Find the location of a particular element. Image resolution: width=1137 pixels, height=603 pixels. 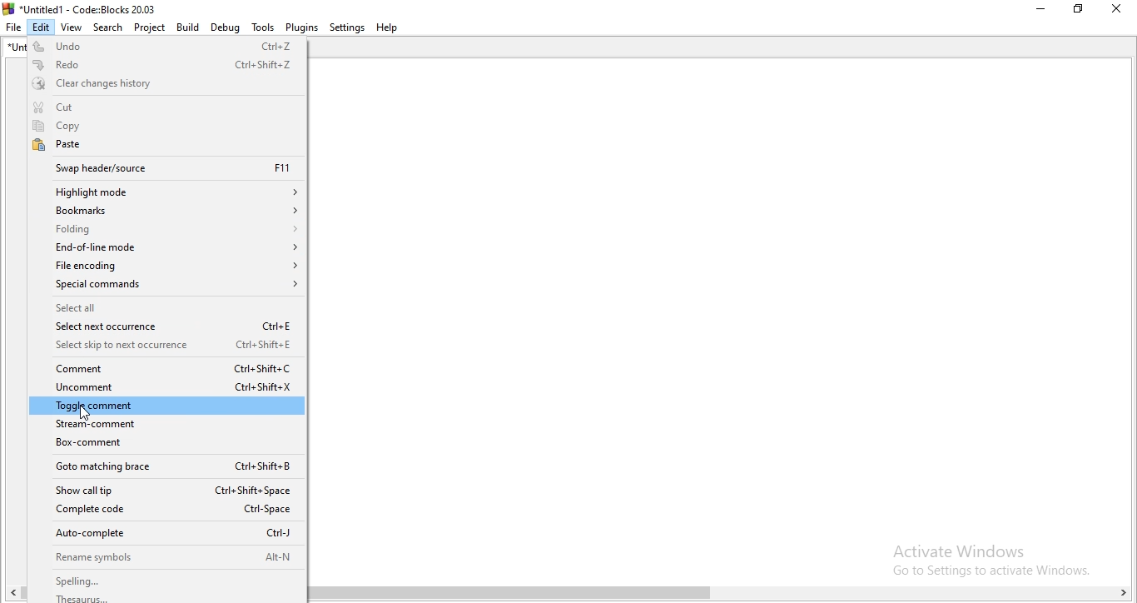

Stream-comment is located at coordinates (166, 424).